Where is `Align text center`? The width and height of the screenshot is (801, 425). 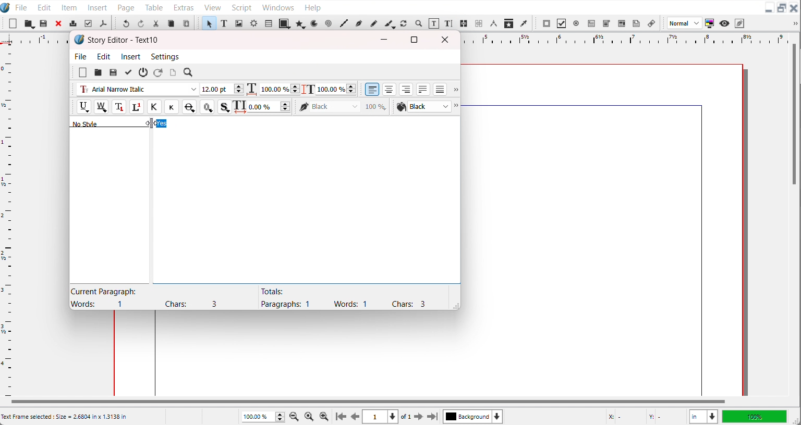 Align text center is located at coordinates (390, 89).